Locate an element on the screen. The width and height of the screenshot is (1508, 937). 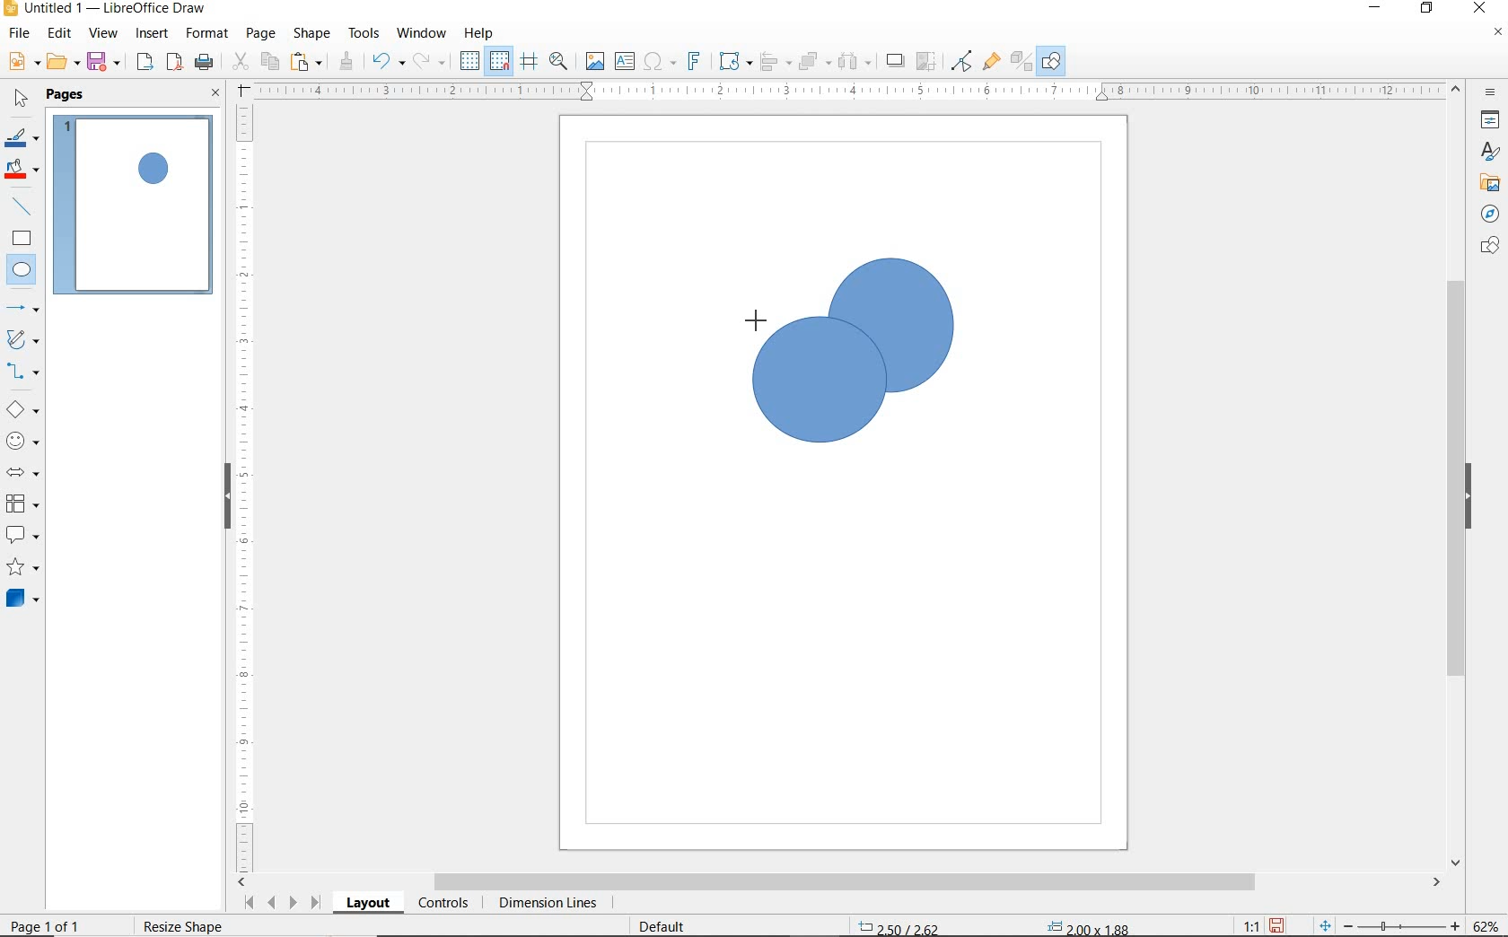
3D OBJECTS is located at coordinates (21, 600).